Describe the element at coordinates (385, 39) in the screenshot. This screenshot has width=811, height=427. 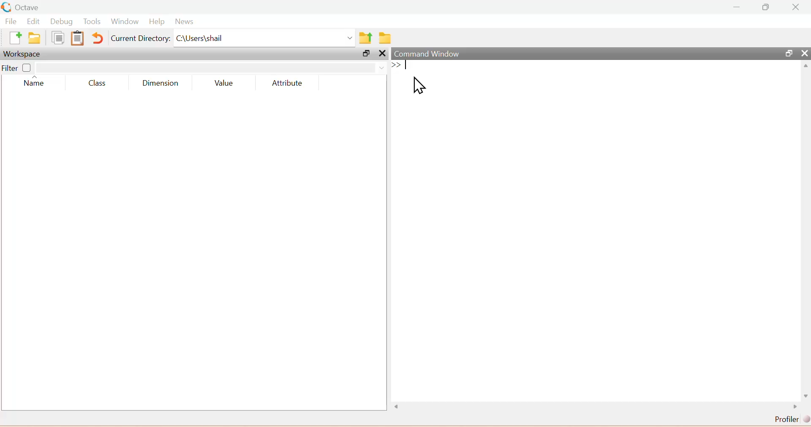
I see `Browse directories` at that location.